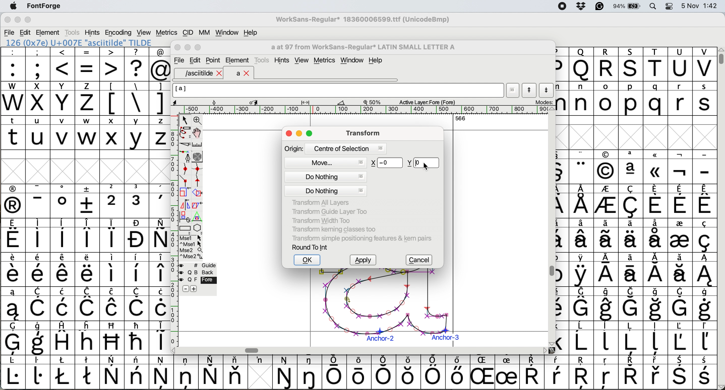 The height and width of the screenshot is (390, 725). What do you see at coordinates (199, 48) in the screenshot?
I see `Maximise` at bounding box center [199, 48].